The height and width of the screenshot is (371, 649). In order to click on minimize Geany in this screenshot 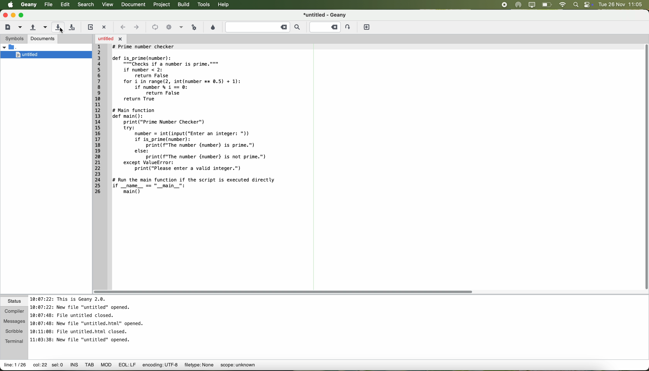, I will do `click(13, 15)`.